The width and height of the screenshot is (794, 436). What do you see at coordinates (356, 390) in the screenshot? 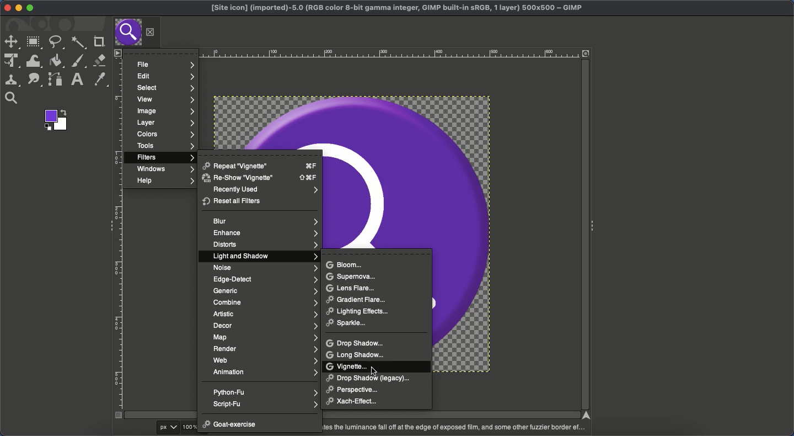
I see `Perspective` at bounding box center [356, 390].